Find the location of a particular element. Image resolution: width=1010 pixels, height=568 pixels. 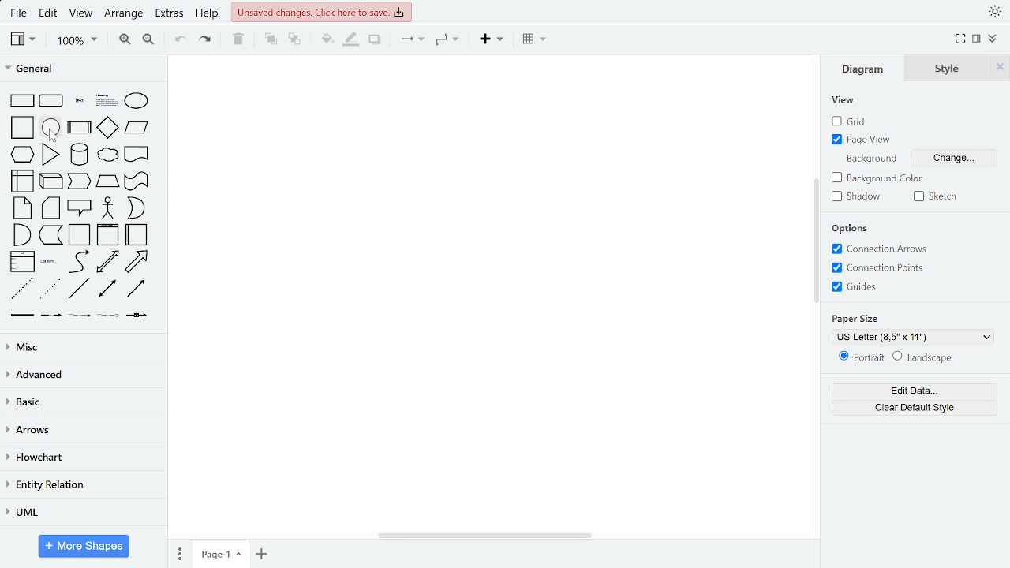

unsaved changes. Click here to save is located at coordinates (320, 12).